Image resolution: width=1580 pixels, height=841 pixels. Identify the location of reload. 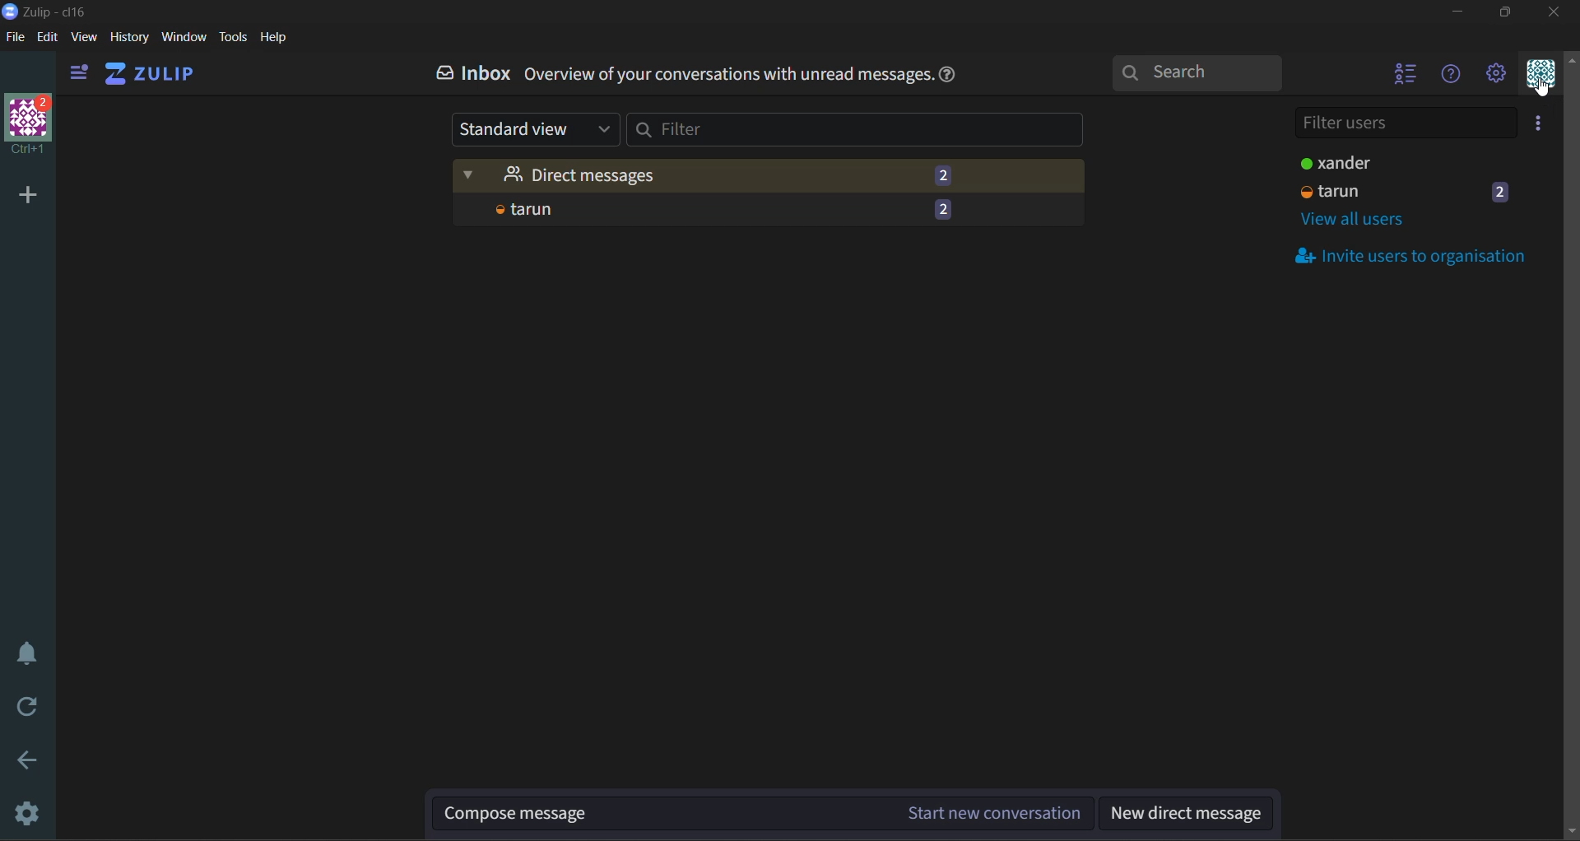
(26, 708).